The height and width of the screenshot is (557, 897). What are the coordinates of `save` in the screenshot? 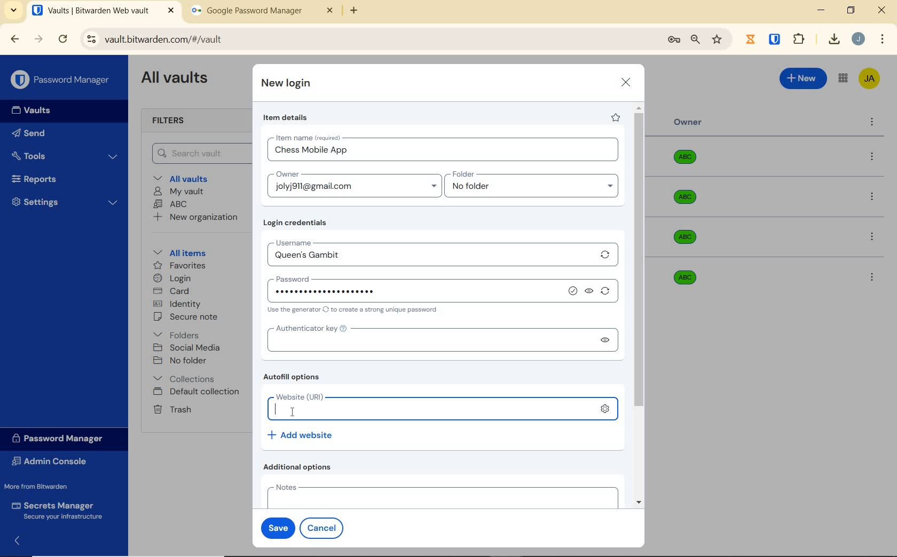 It's located at (276, 527).